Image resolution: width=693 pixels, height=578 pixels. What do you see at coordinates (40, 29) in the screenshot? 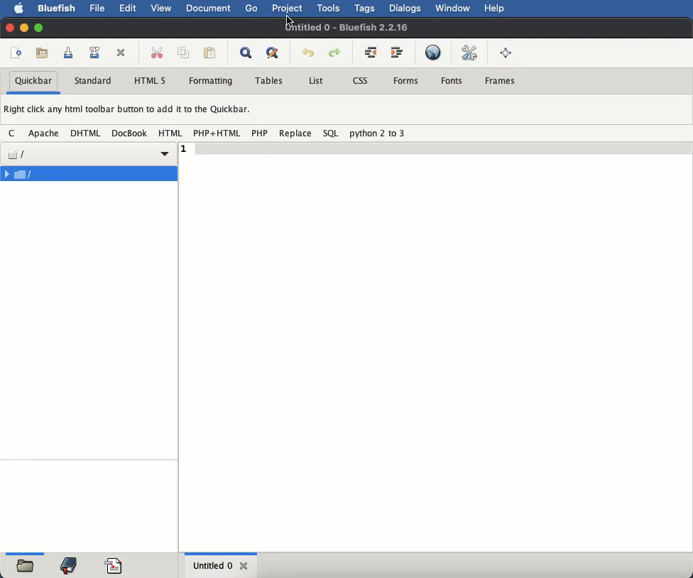
I see `maximize` at bounding box center [40, 29].